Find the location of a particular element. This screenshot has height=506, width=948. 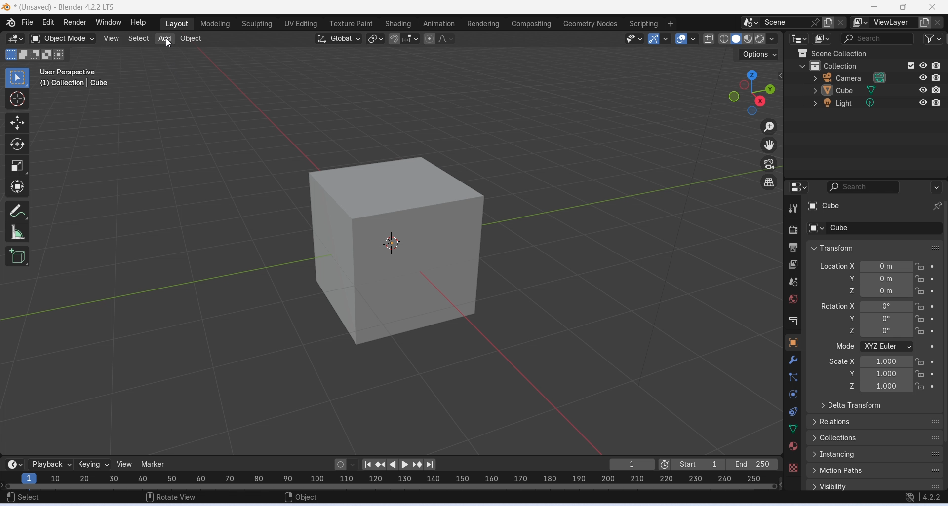

Tool is located at coordinates (792, 208).